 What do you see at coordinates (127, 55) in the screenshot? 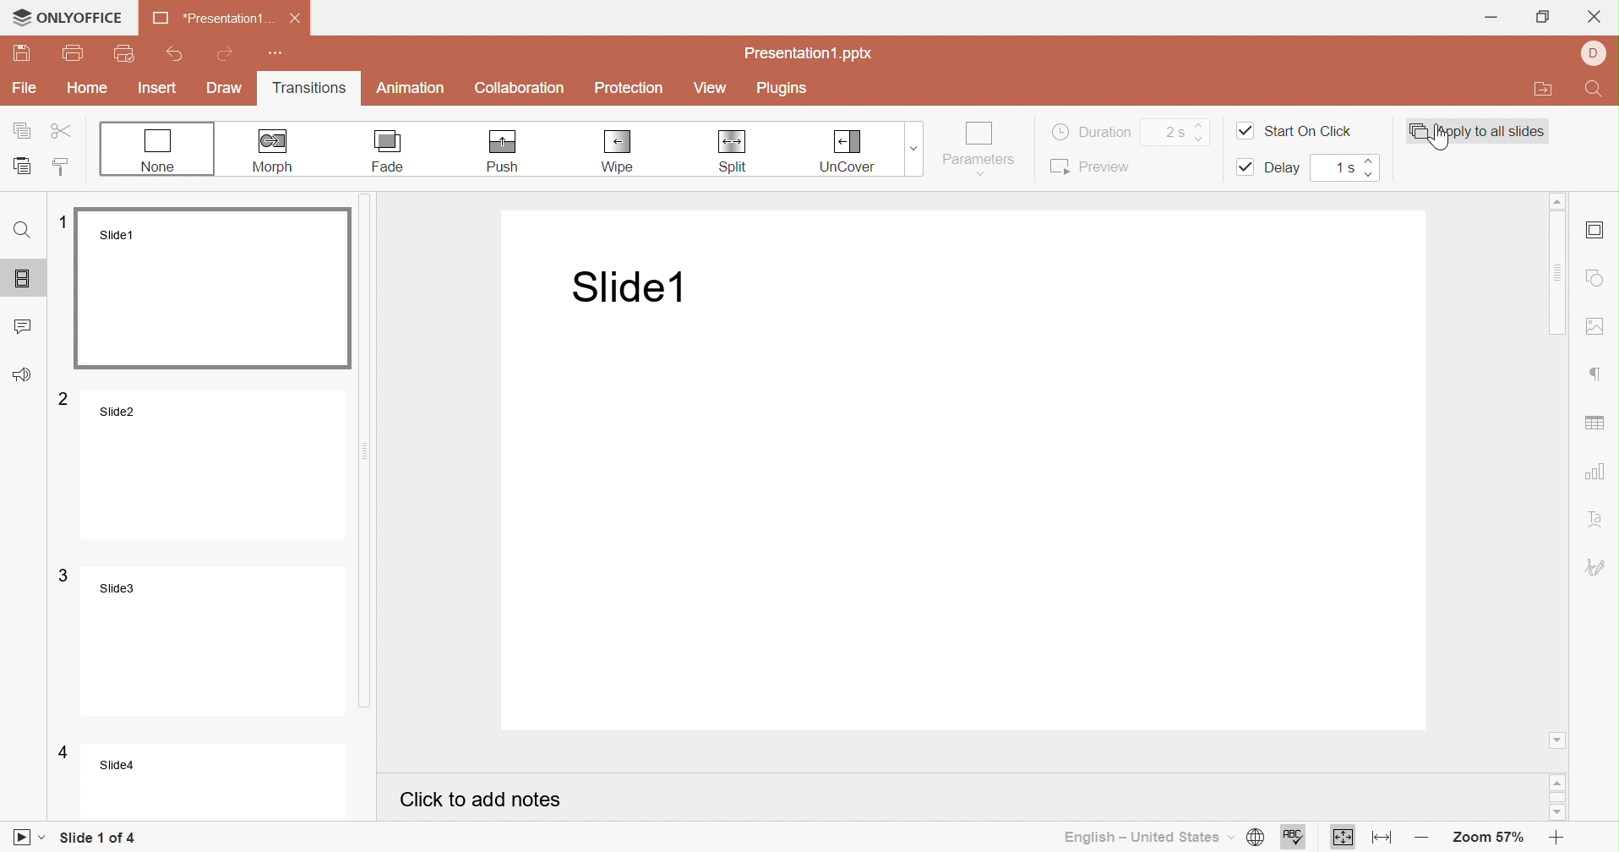
I see `Quick print` at bounding box center [127, 55].